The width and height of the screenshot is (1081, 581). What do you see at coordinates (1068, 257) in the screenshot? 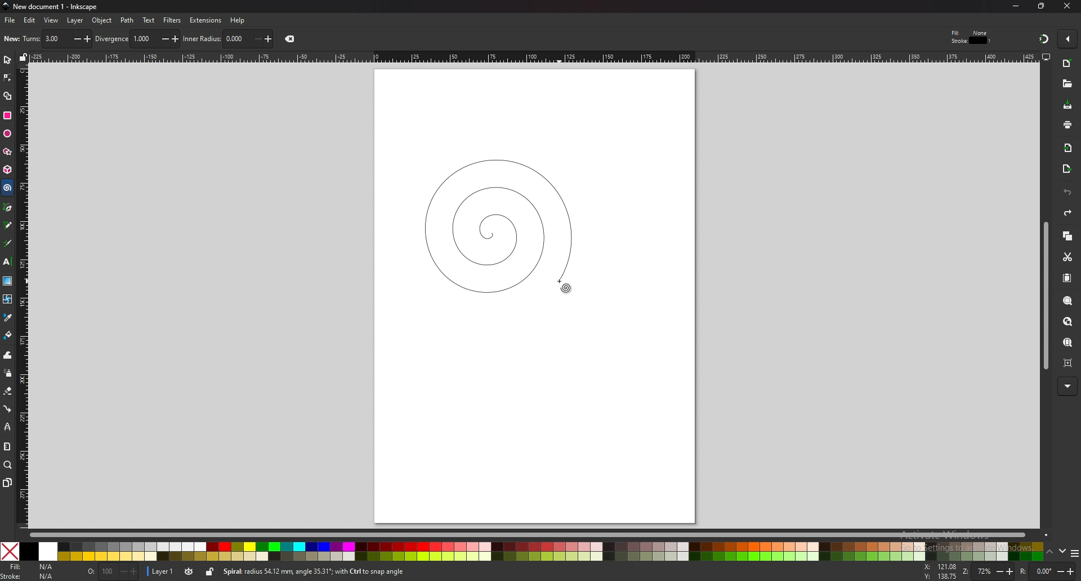
I see `cut` at bounding box center [1068, 257].